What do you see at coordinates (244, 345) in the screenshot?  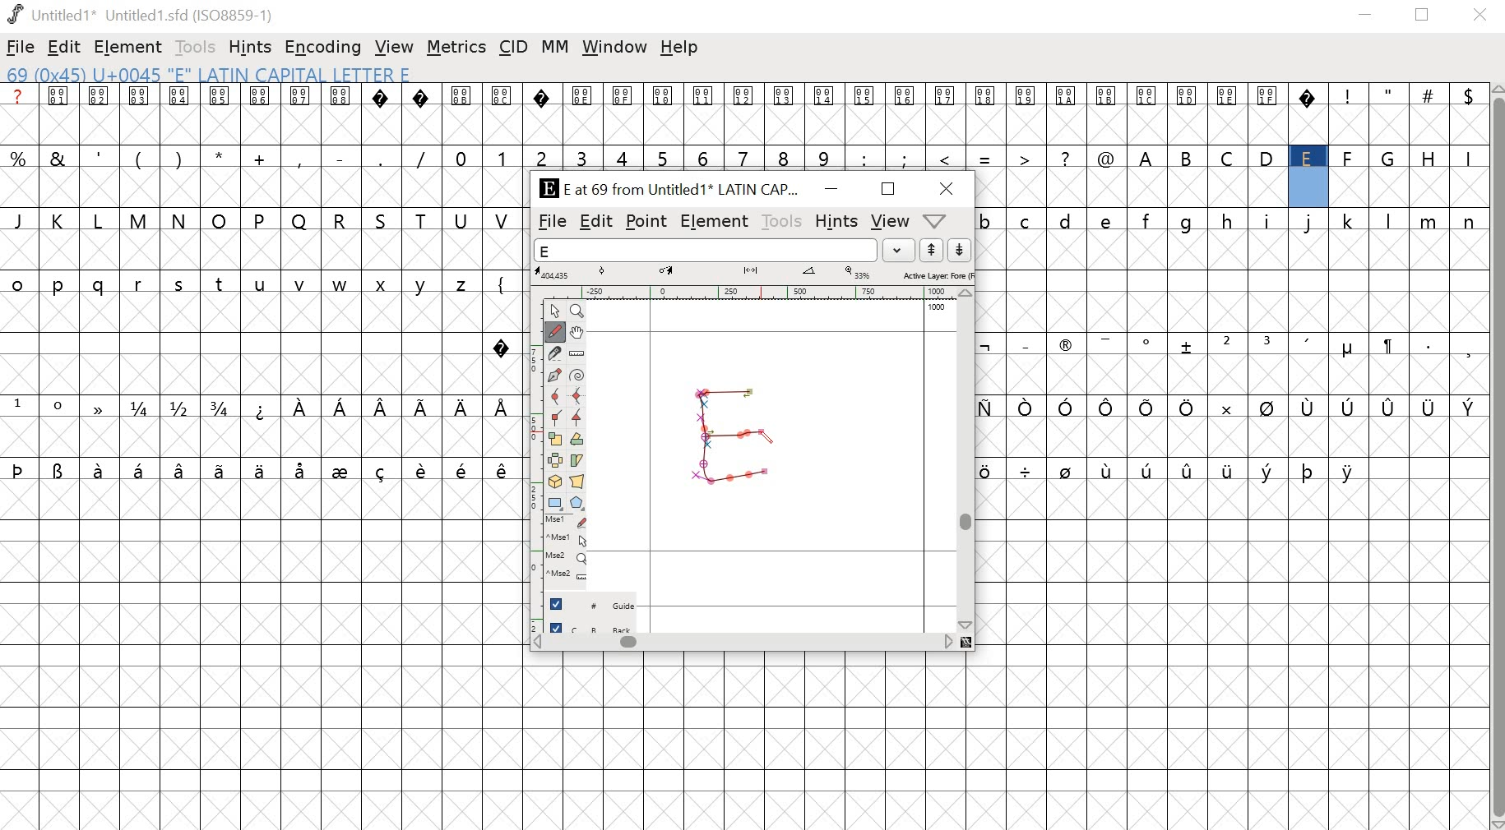 I see `empty cells` at bounding box center [244, 345].